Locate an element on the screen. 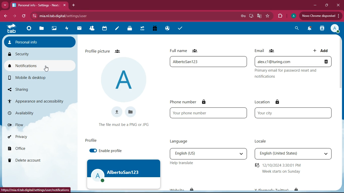  images is located at coordinates (54, 29).